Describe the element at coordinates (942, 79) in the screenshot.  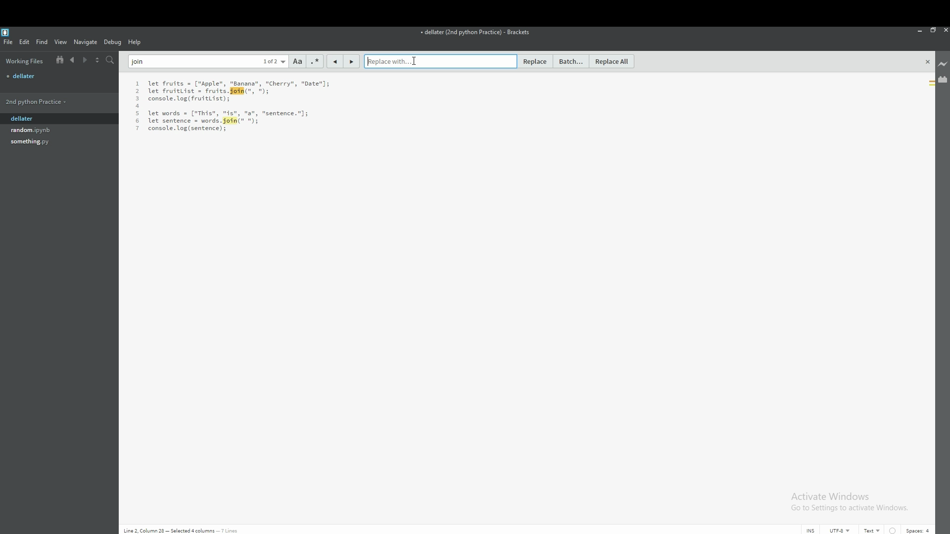
I see `extension manager` at that location.